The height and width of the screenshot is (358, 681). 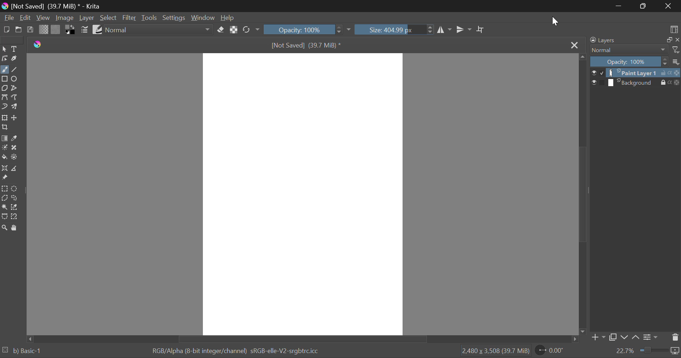 What do you see at coordinates (598, 337) in the screenshot?
I see `Add Layer` at bounding box center [598, 337].